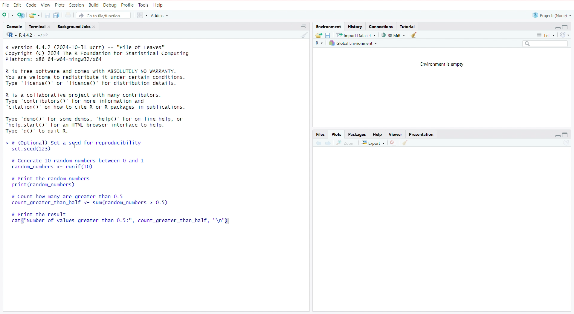 This screenshot has width=574, height=314. Describe the element at coordinates (141, 16) in the screenshot. I see `Workspace panes` at that location.